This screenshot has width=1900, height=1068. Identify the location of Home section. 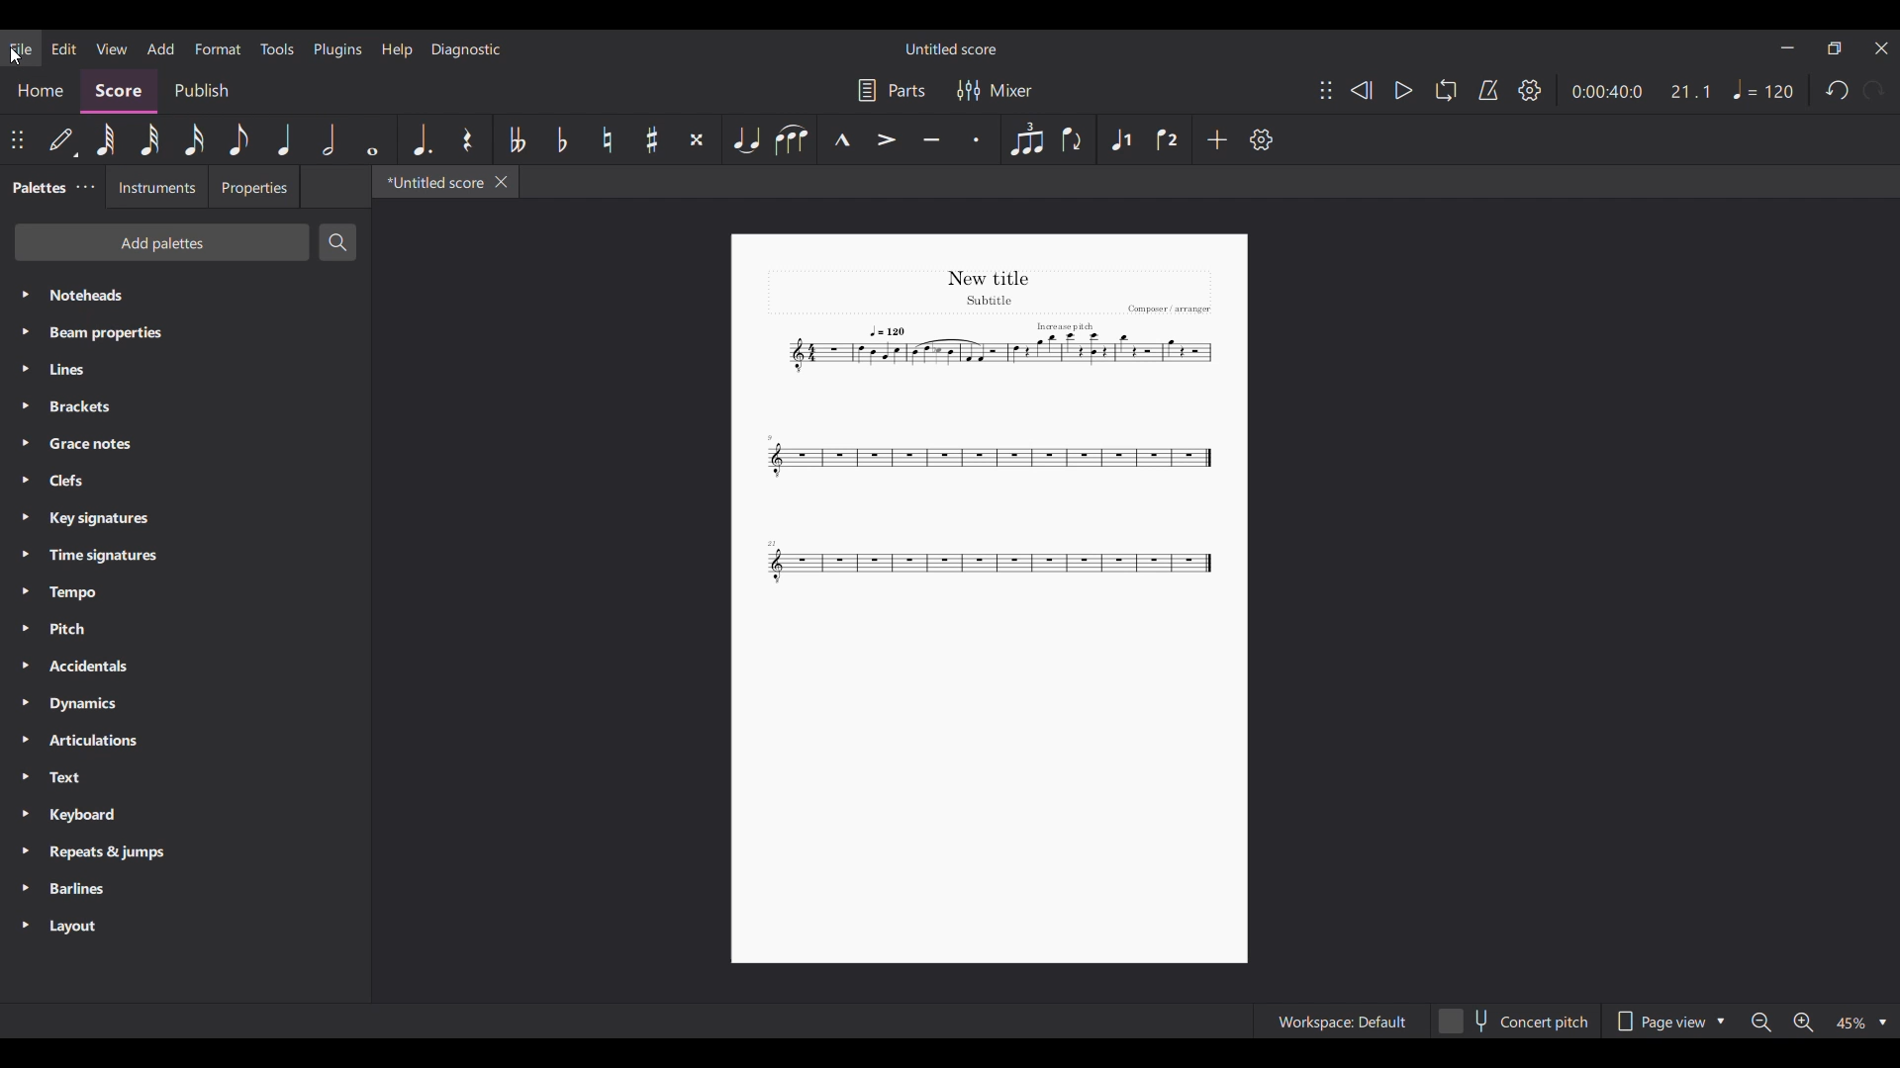
(40, 92).